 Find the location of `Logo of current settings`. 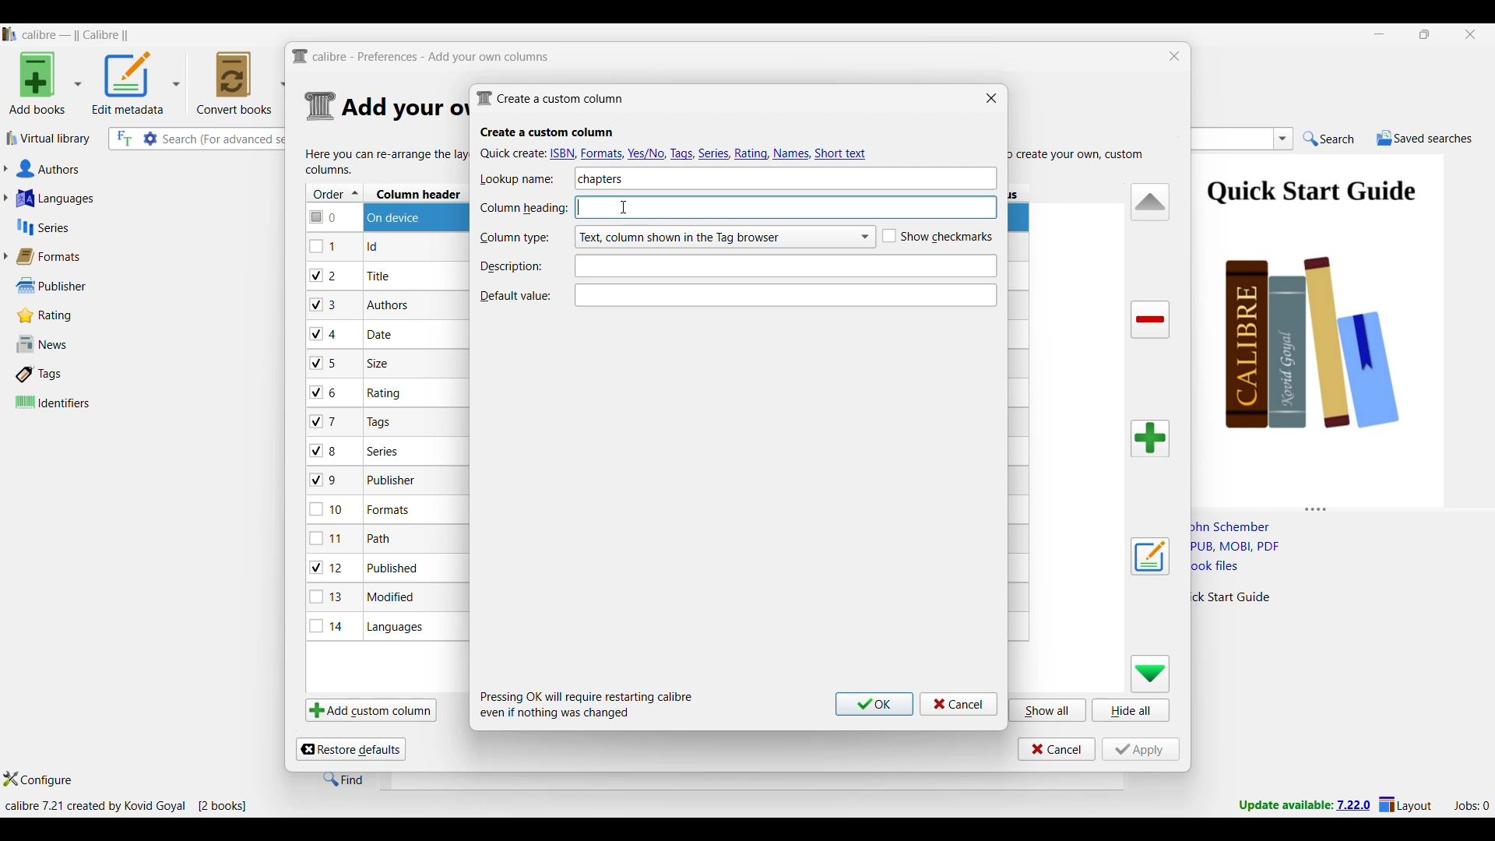

Logo of current settings is located at coordinates (321, 107).